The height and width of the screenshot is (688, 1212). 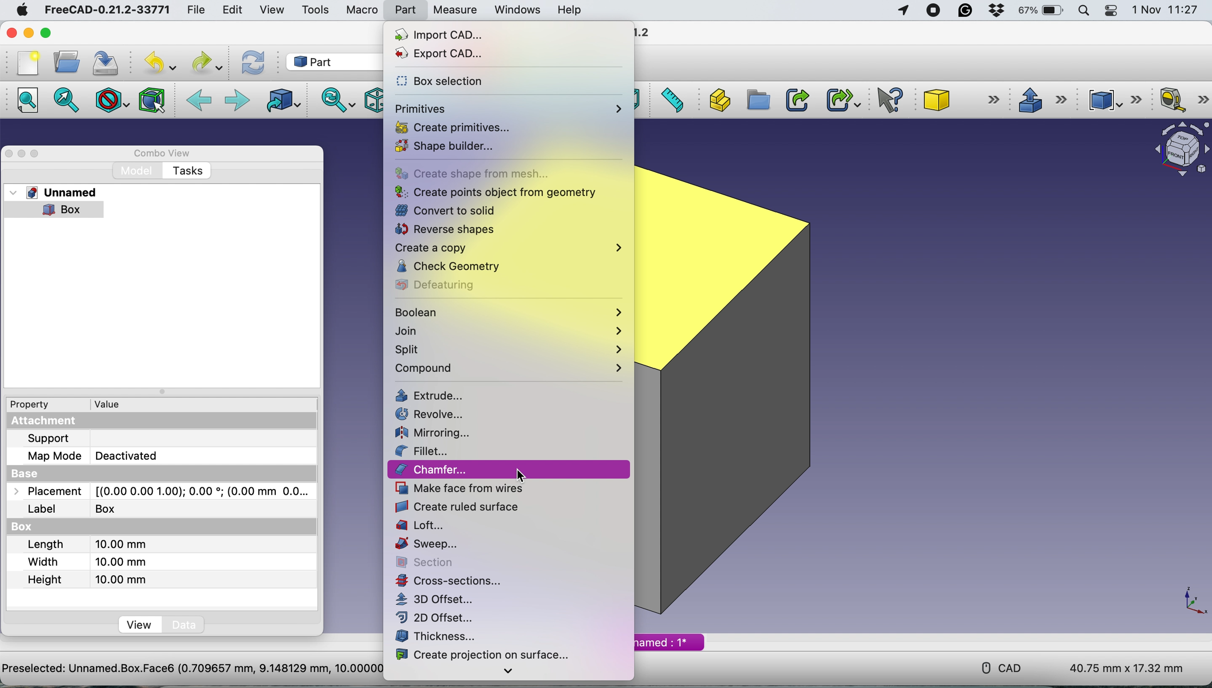 What do you see at coordinates (506, 248) in the screenshot?
I see `create a copy` at bounding box center [506, 248].